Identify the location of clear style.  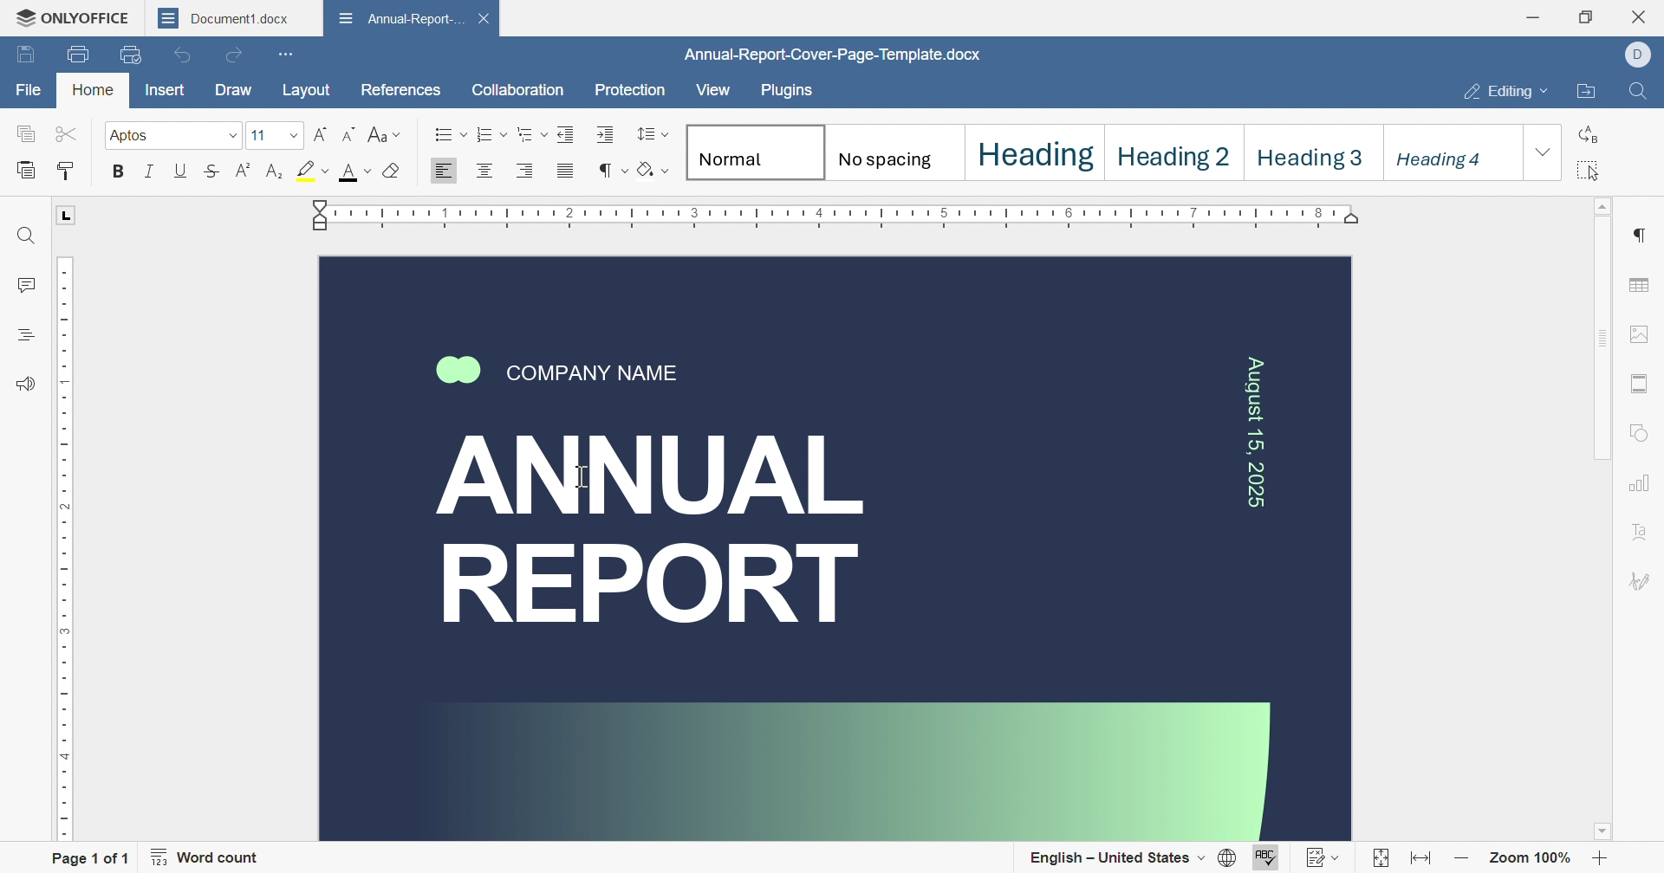
(393, 171).